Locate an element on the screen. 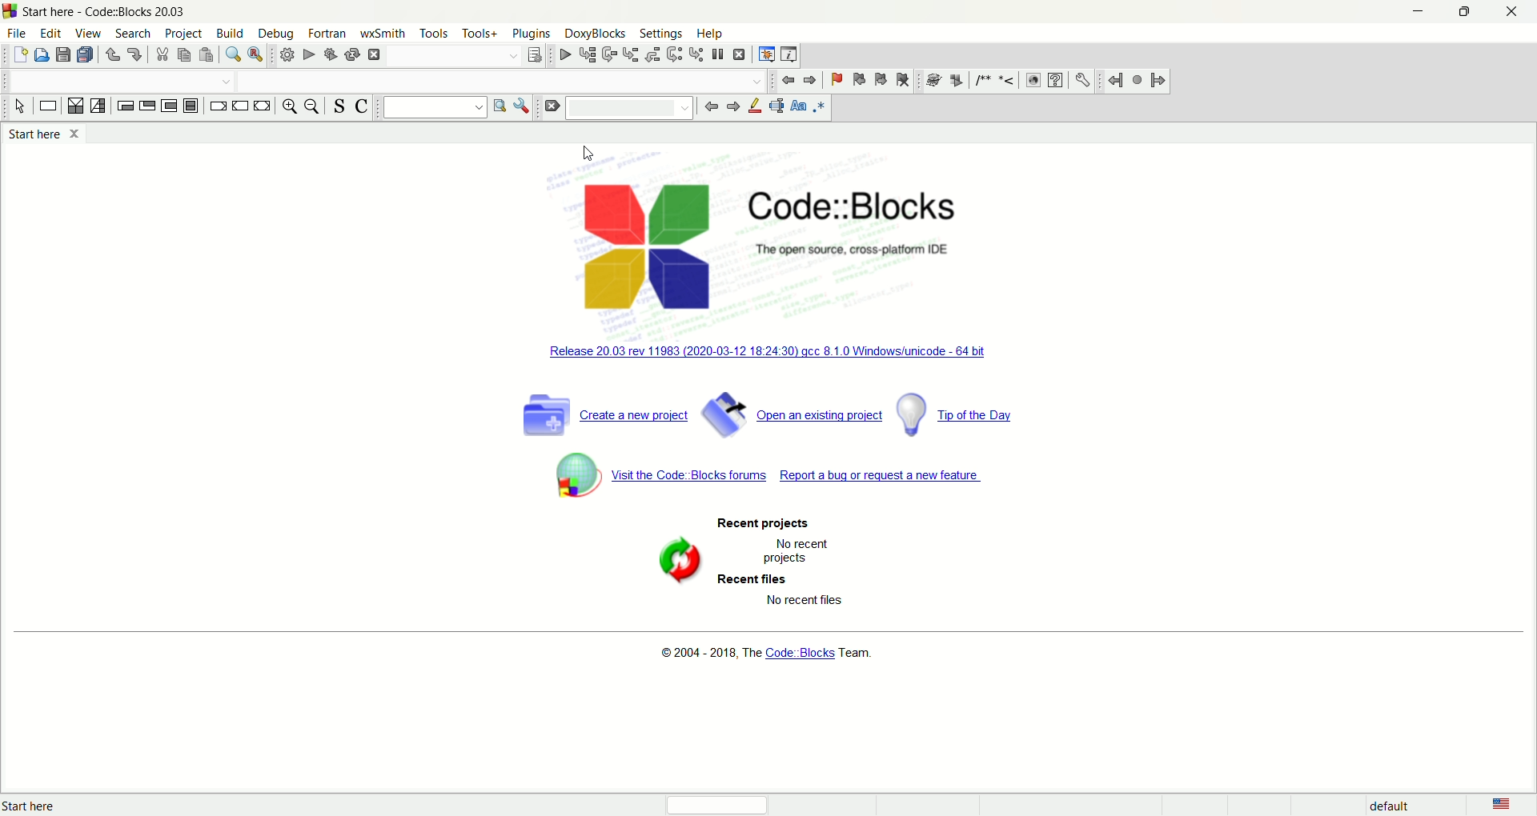  undo is located at coordinates (112, 54).